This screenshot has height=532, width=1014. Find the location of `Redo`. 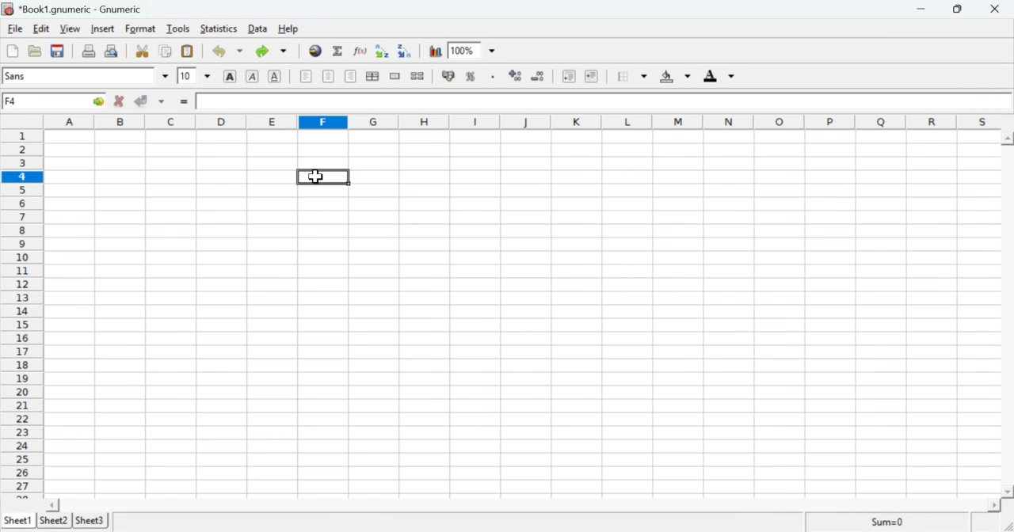

Redo is located at coordinates (270, 52).